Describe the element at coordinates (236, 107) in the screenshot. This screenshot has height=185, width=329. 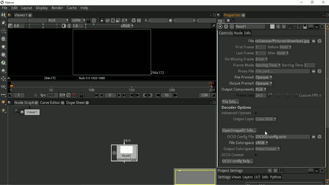
I see `Decoder options` at that location.